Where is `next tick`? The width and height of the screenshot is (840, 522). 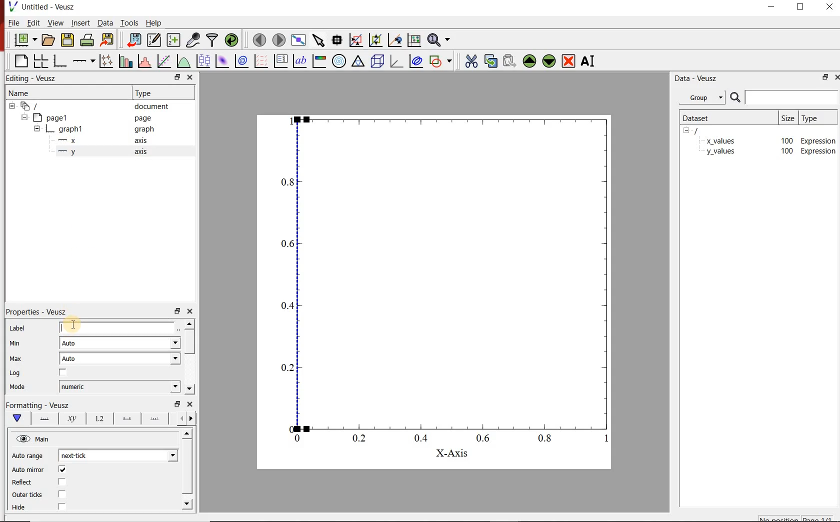 next tick is located at coordinates (118, 455).